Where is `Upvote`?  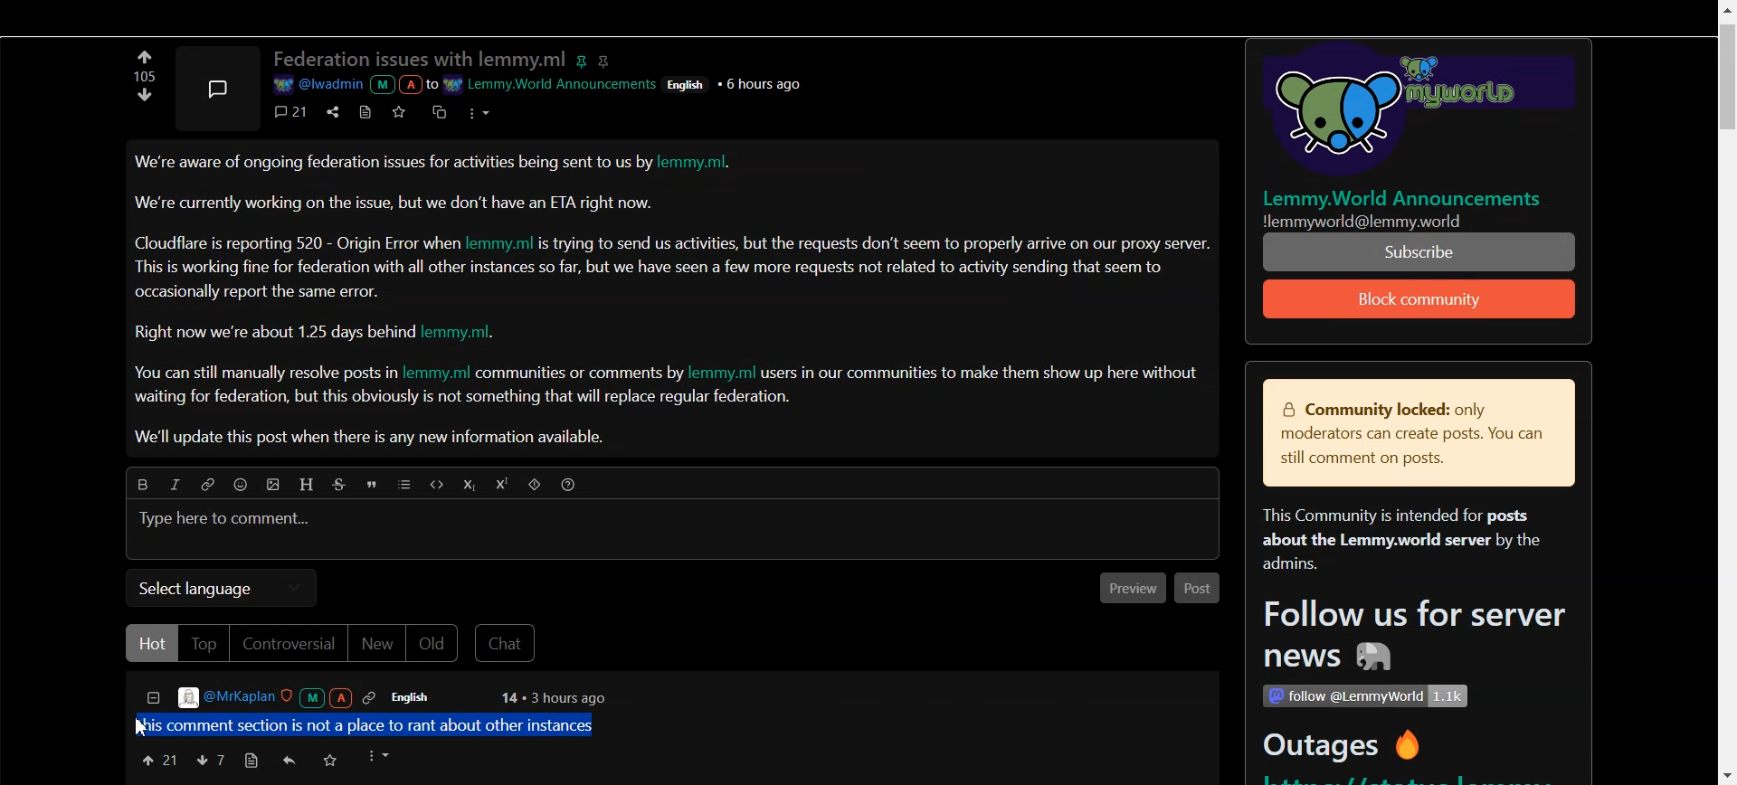 Upvote is located at coordinates (146, 100).